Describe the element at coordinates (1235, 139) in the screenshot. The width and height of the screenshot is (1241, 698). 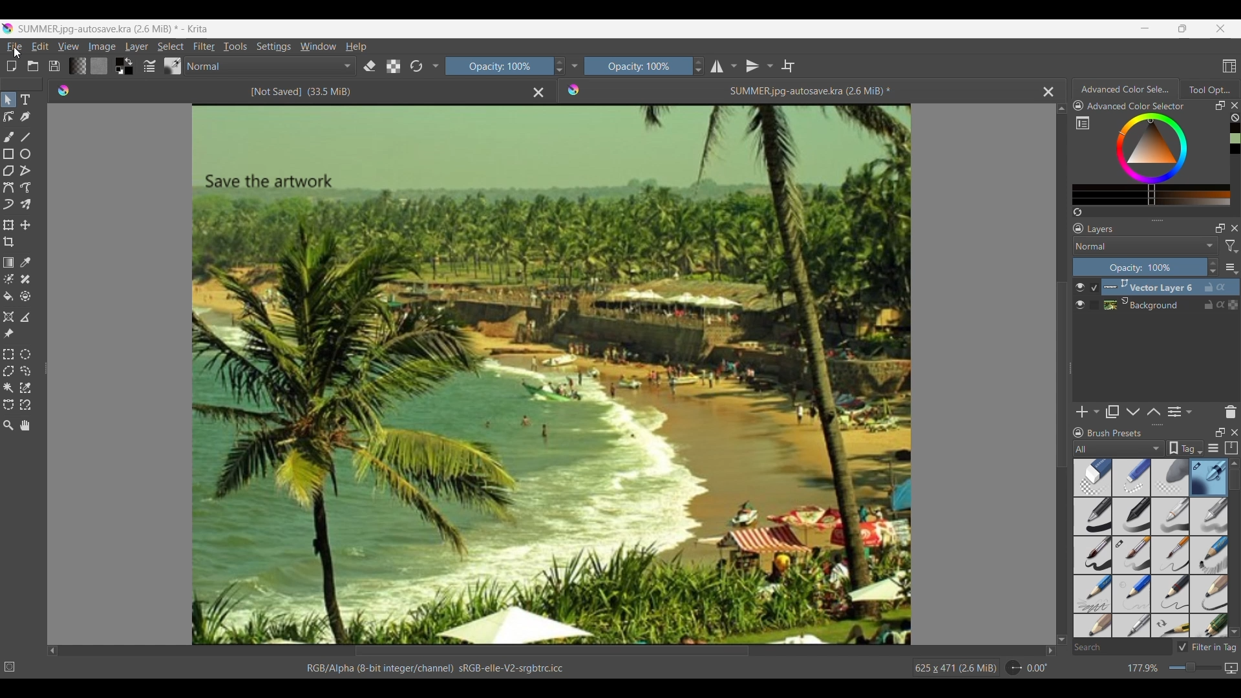
I see `Color history` at that location.